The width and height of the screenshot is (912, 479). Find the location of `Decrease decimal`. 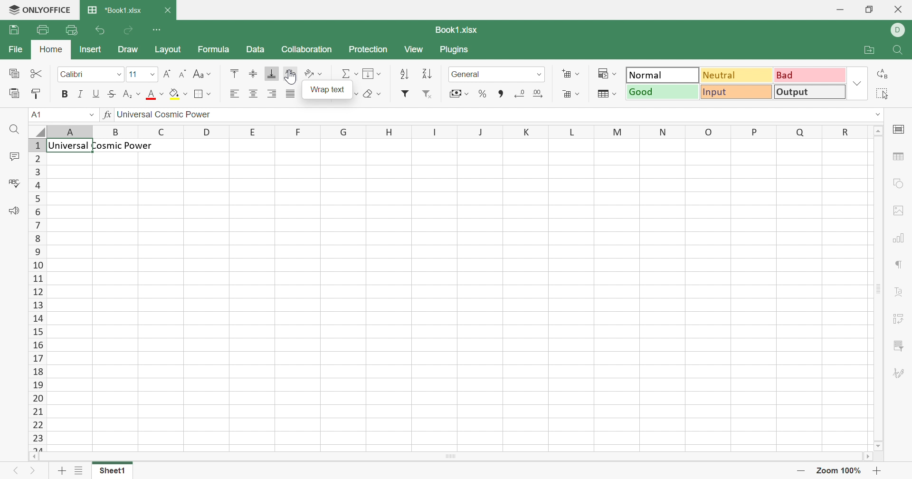

Decrease decimal is located at coordinates (521, 94).